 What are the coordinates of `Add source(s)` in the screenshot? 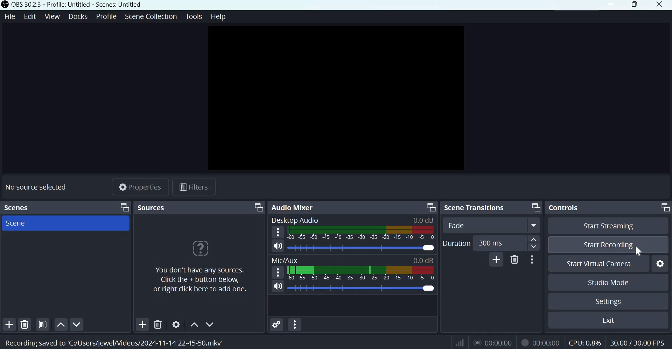 It's located at (142, 324).